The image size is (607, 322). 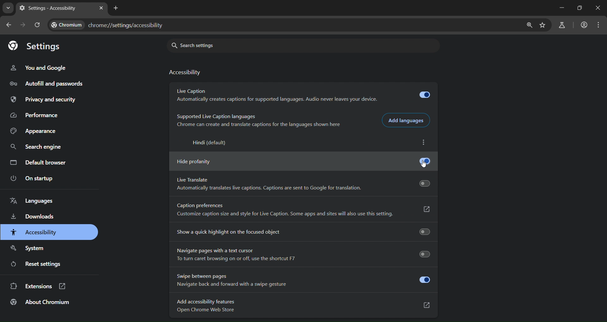 I want to click on extensions, so click(x=41, y=287).